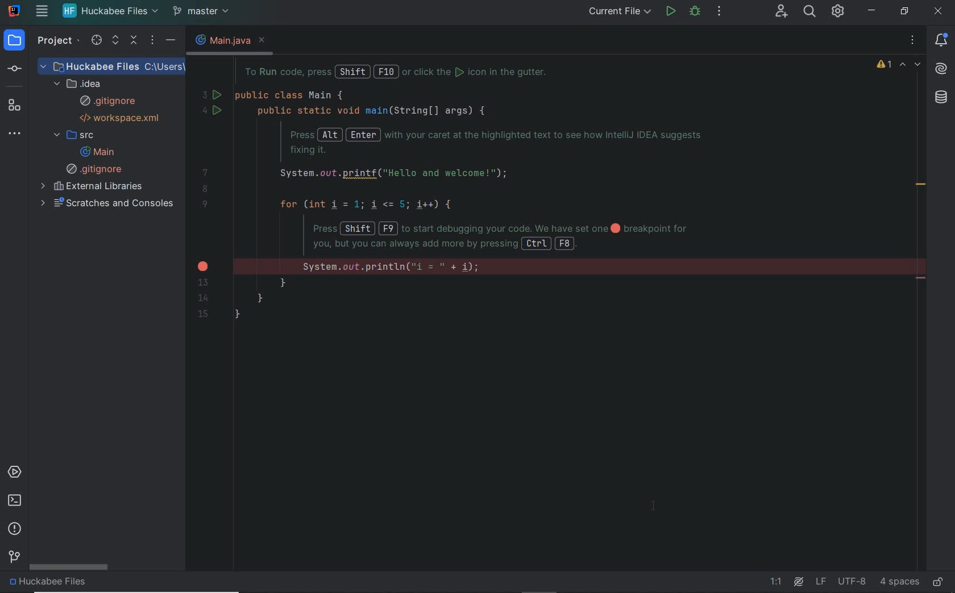  I want to click on current file, so click(622, 11).